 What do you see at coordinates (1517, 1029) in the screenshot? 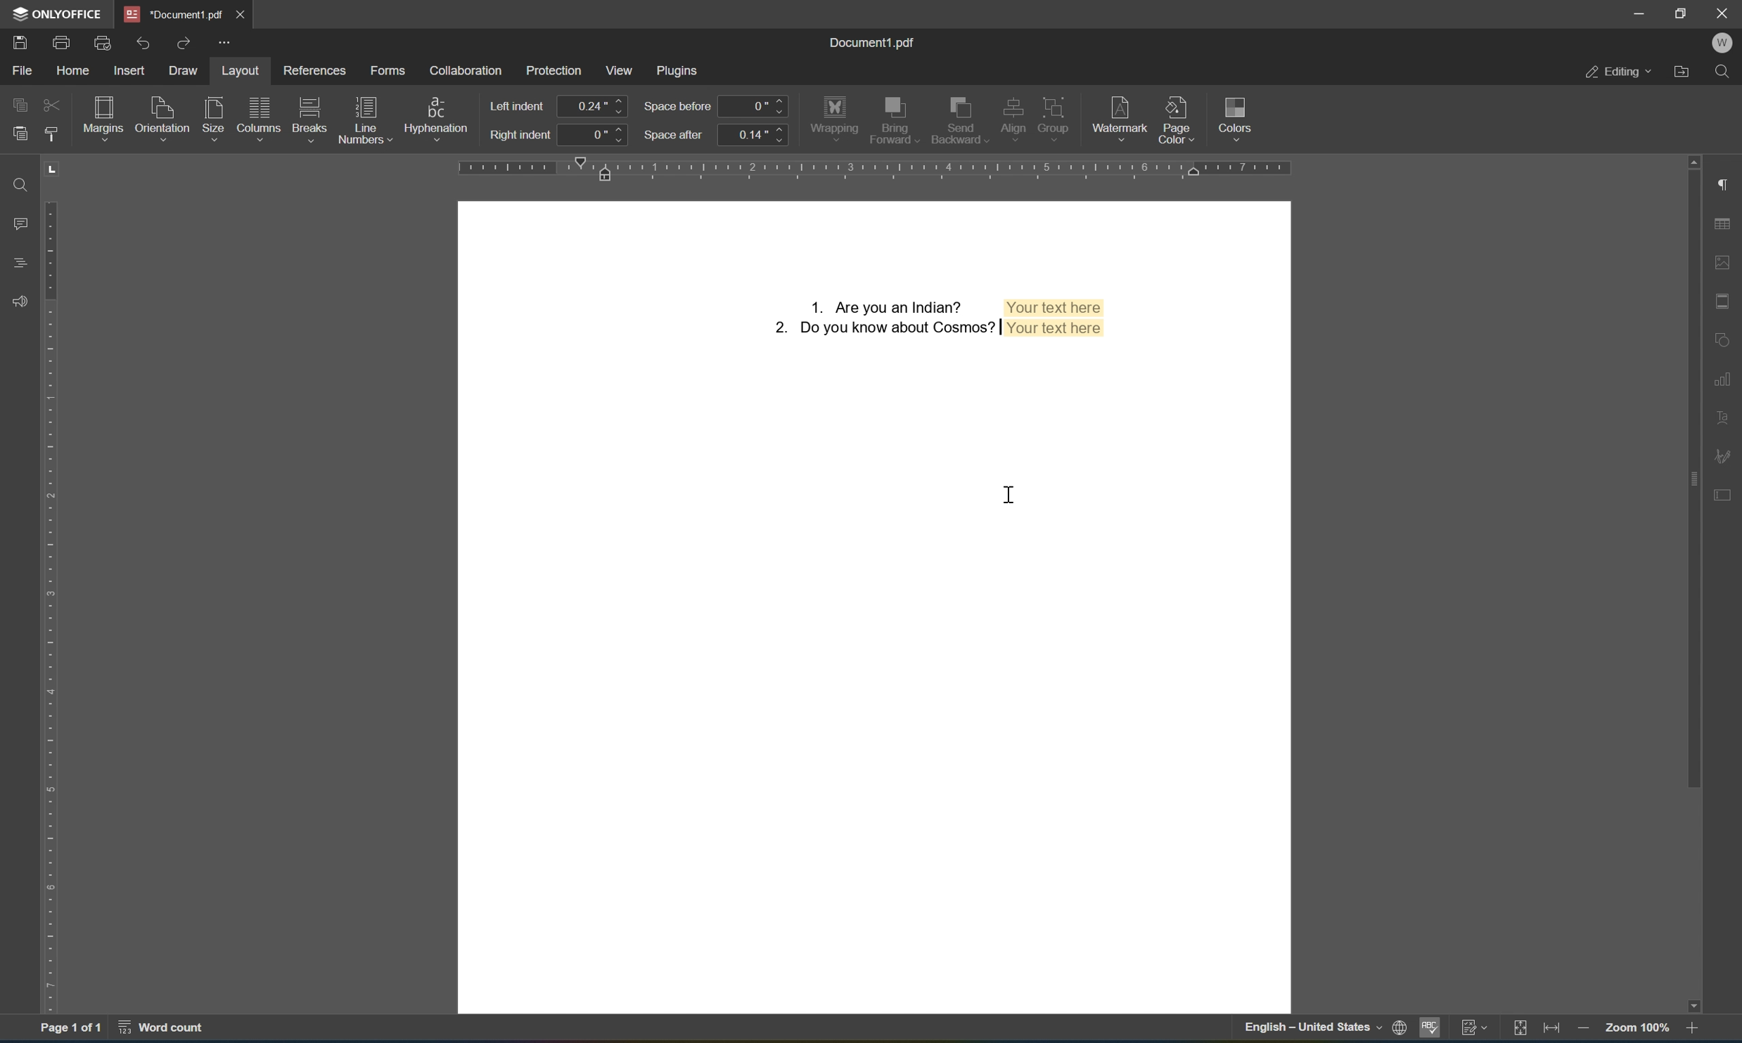
I see `fit to slide` at bounding box center [1517, 1029].